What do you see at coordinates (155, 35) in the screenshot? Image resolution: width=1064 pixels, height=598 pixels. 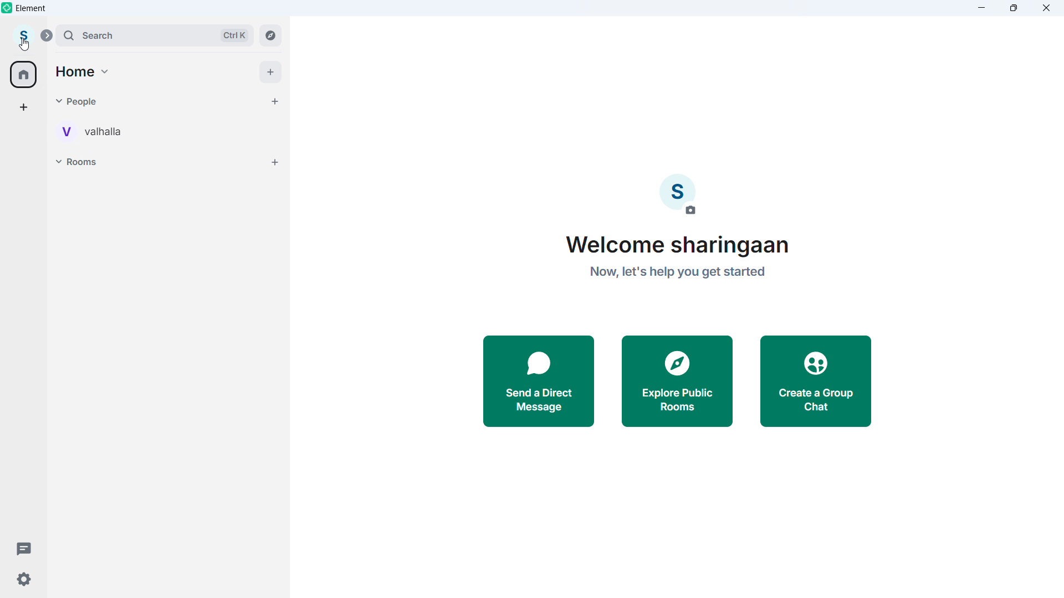 I see `search` at bounding box center [155, 35].